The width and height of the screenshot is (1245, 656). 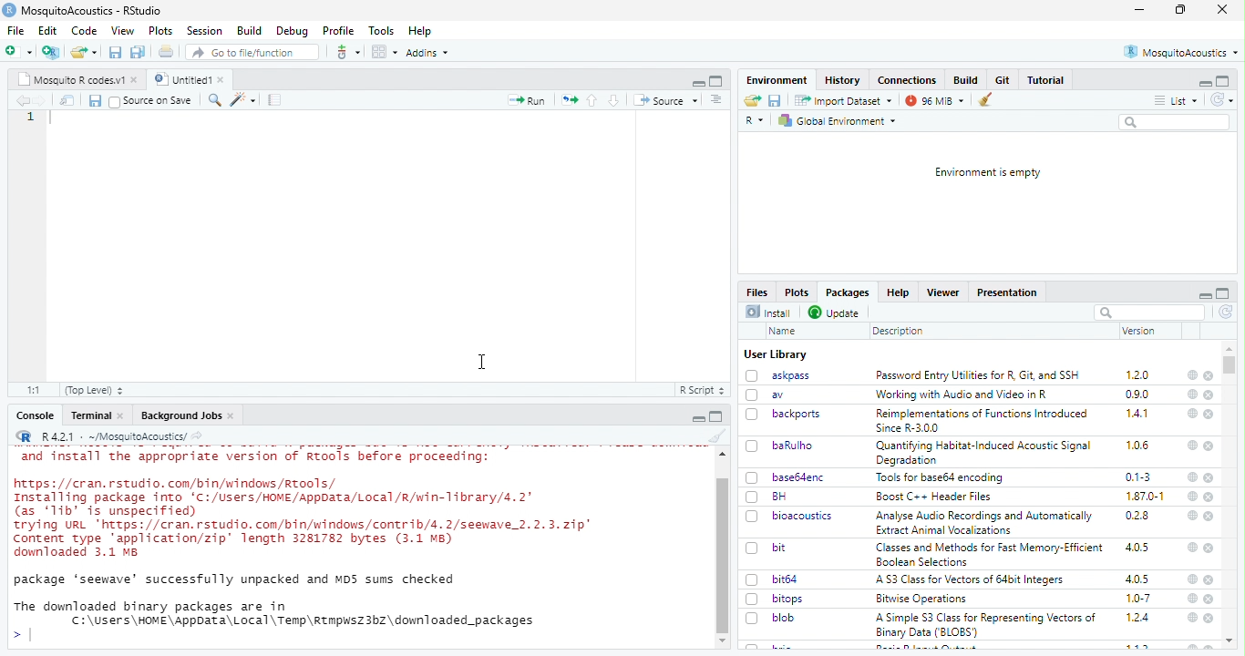 I want to click on >, so click(x=15, y=635).